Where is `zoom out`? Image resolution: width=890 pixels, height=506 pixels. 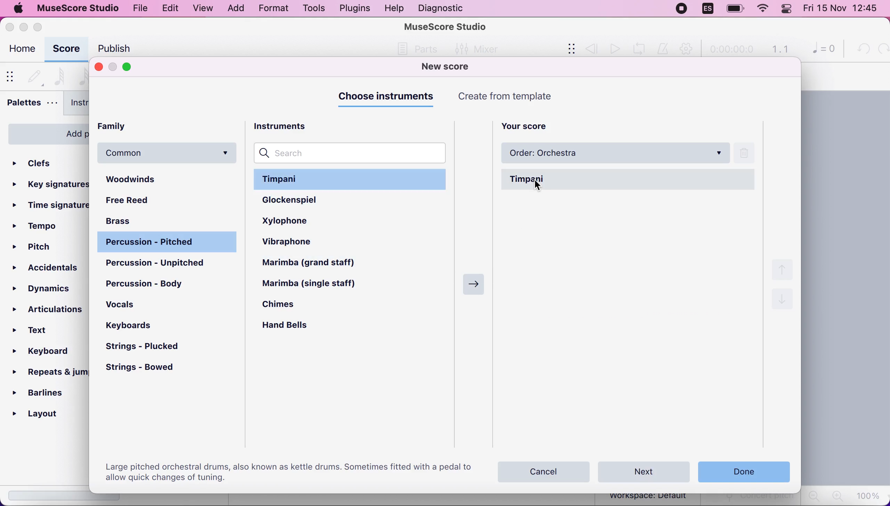 zoom out is located at coordinates (813, 496).